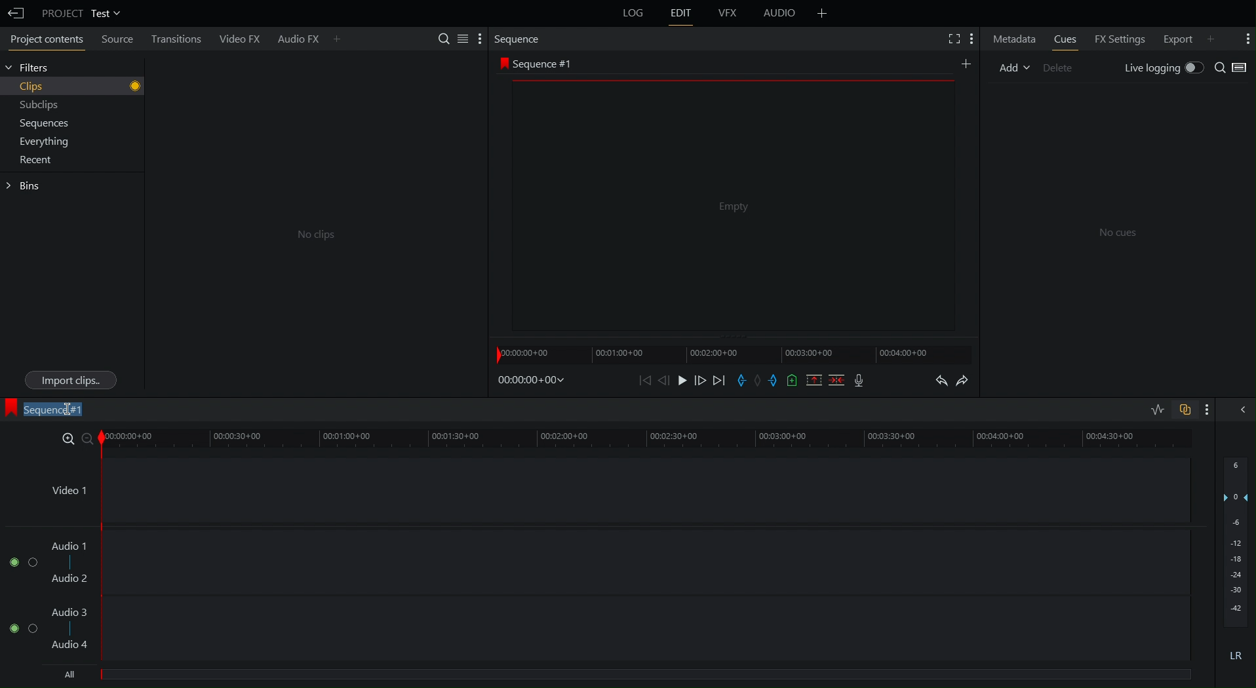 Image resolution: width=1256 pixels, height=688 pixels. Describe the element at coordinates (779, 14) in the screenshot. I see `Audio` at that location.